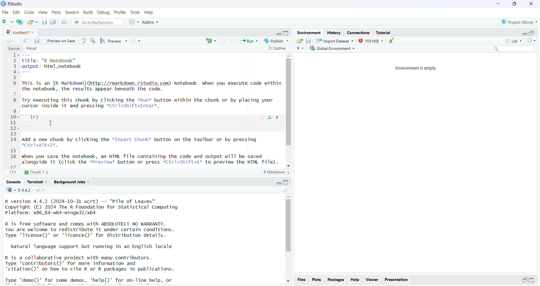  Describe the element at coordinates (149, 12) in the screenshot. I see `help` at that location.